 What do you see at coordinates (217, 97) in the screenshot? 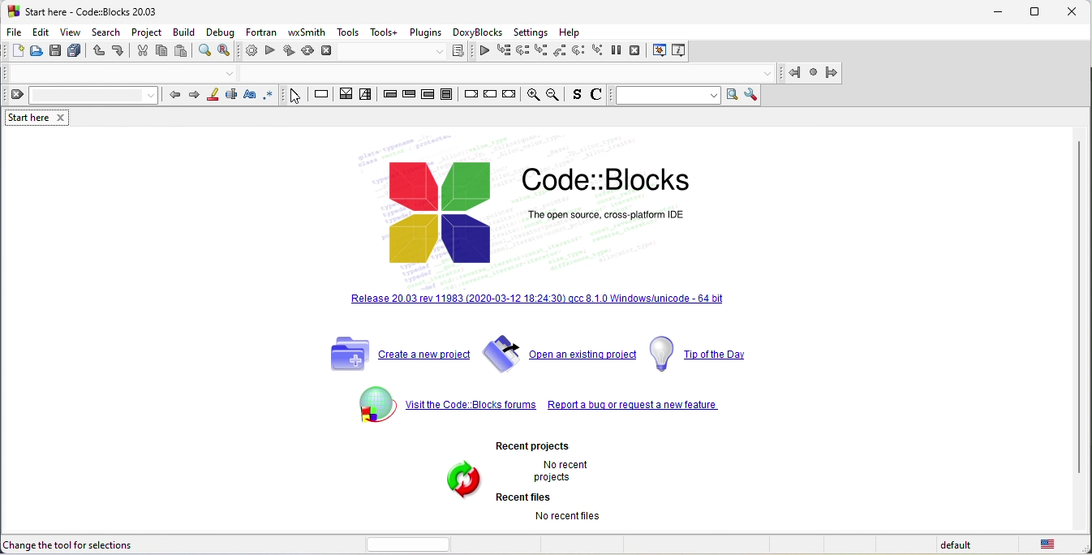
I see `highlight` at bounding box center [217, 97].